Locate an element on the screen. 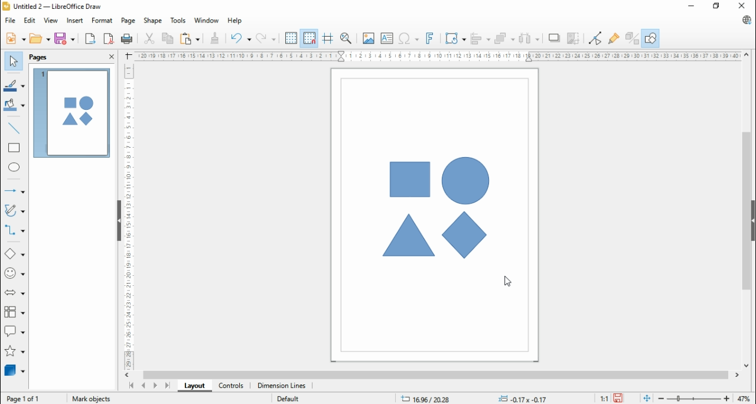 This screenshot has height=404, width=756. insert special characters is located at coordinates (408, 38).